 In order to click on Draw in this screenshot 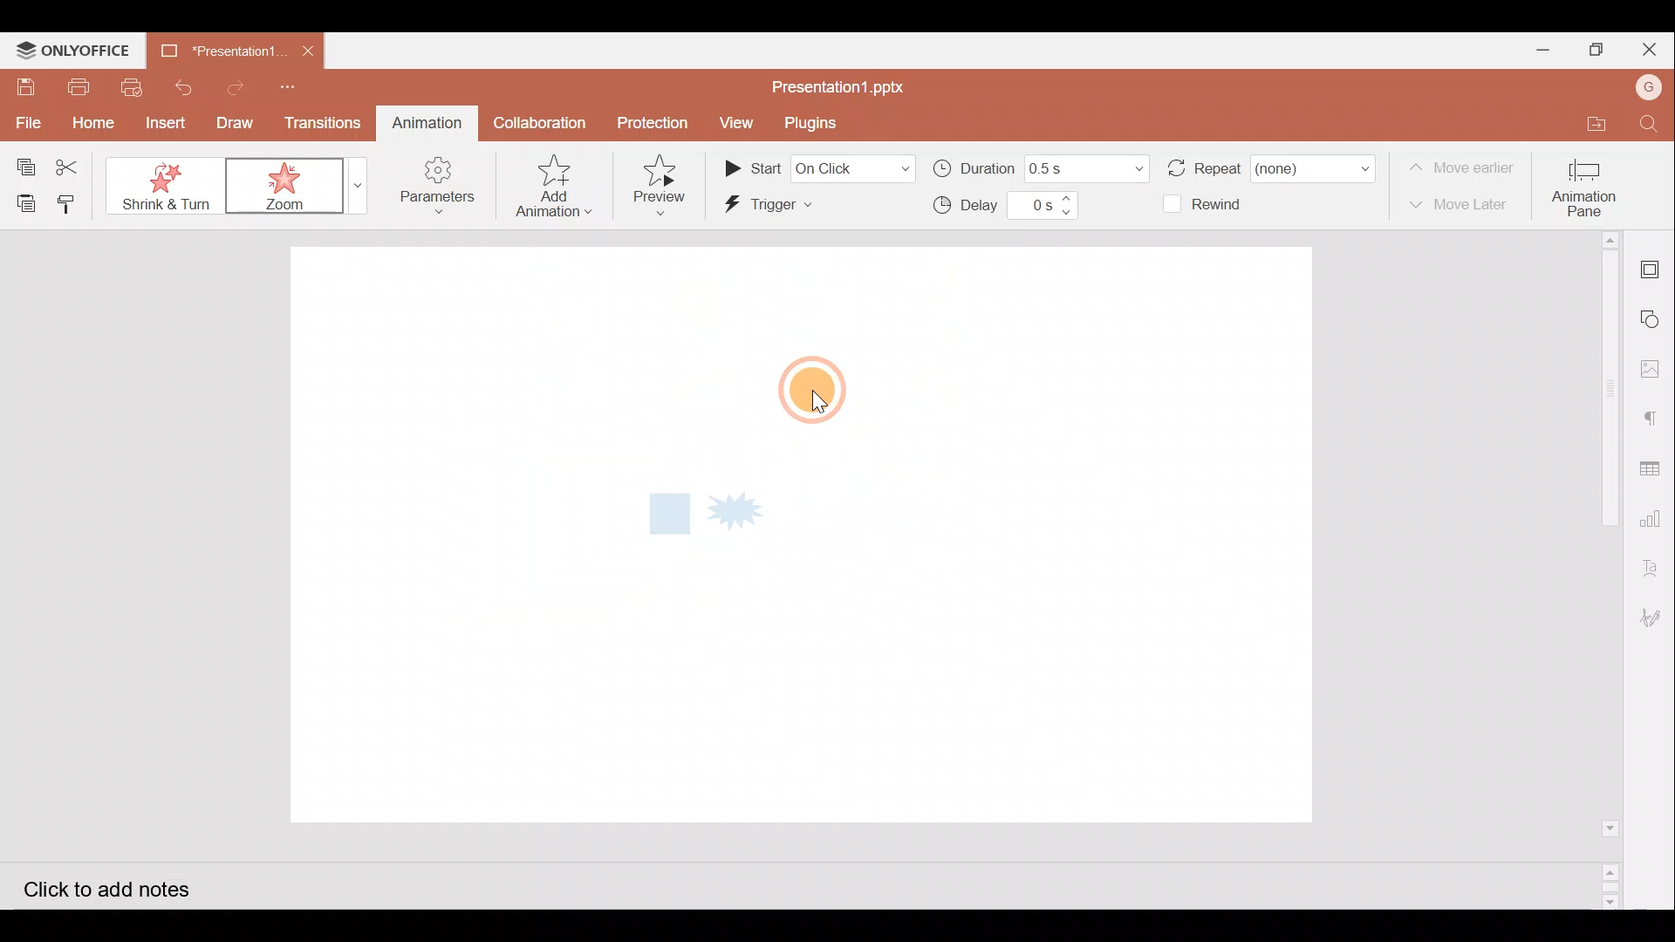, I will do `click(236, 120)`.